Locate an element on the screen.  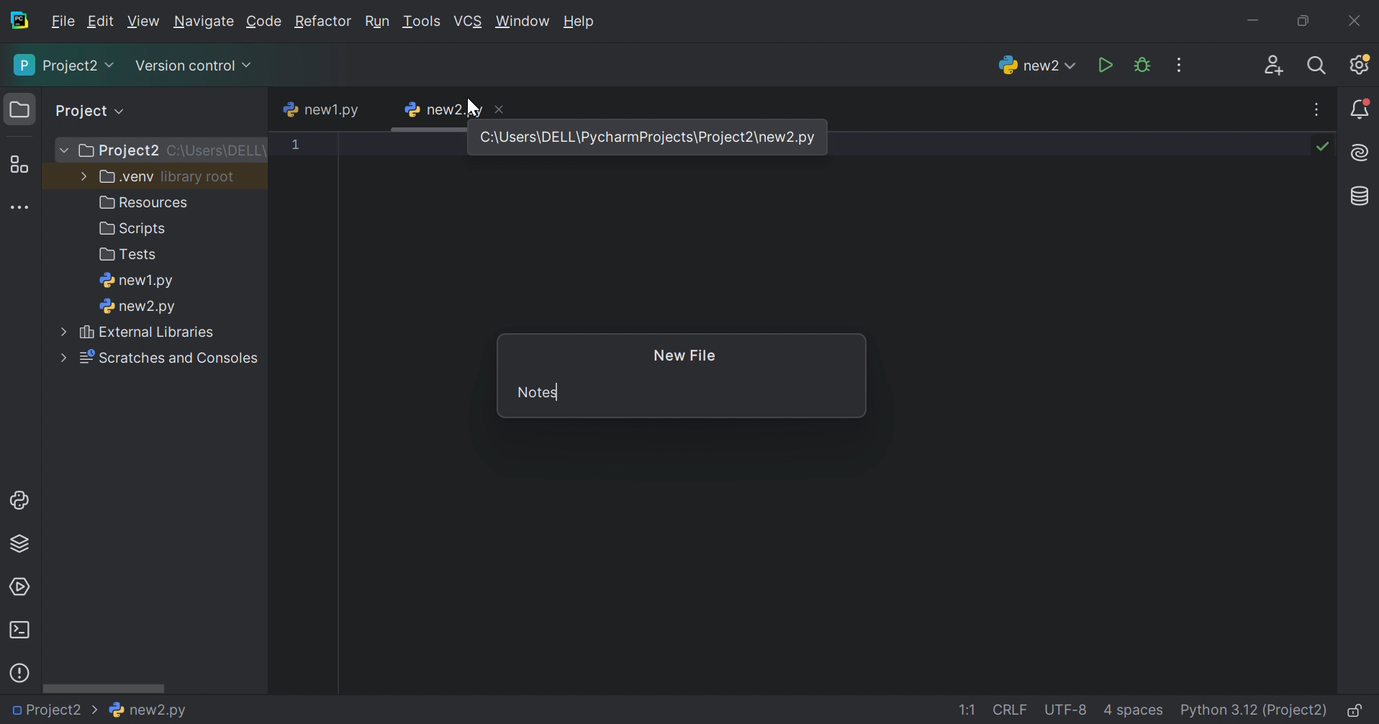
Version control is located at coordinates (196, 67).